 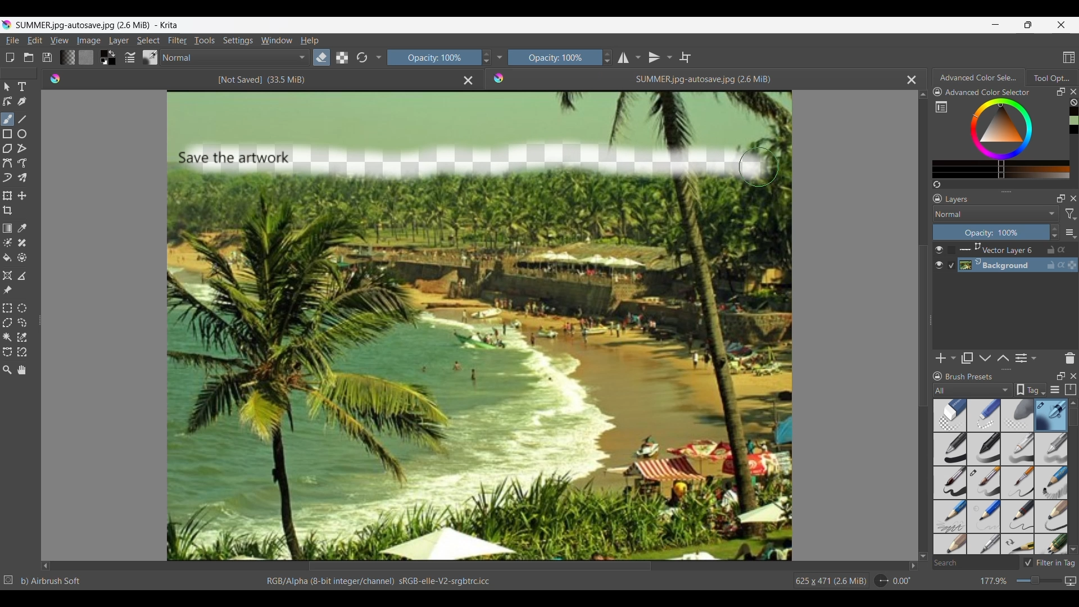 What do you see at coordinates (1069, 390) in the screenshot?
I see `Storage resources` at bounding box center [1069, 390].